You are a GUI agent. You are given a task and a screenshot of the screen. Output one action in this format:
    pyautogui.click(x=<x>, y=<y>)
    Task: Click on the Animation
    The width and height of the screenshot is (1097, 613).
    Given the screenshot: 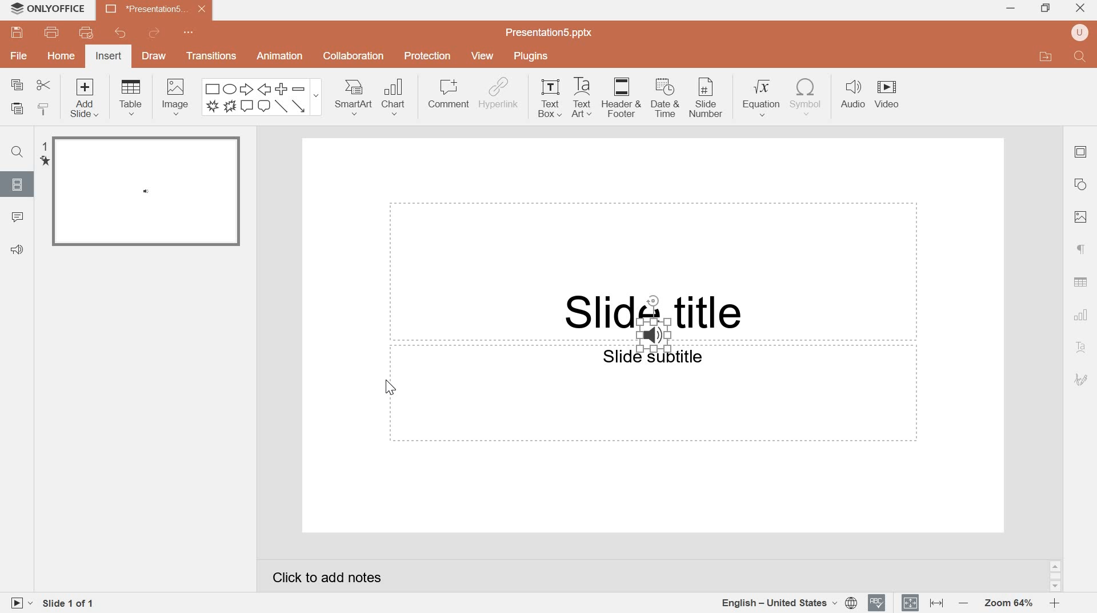 What is the action you would take?
    pyautogui.click(x=281, y=56)
    